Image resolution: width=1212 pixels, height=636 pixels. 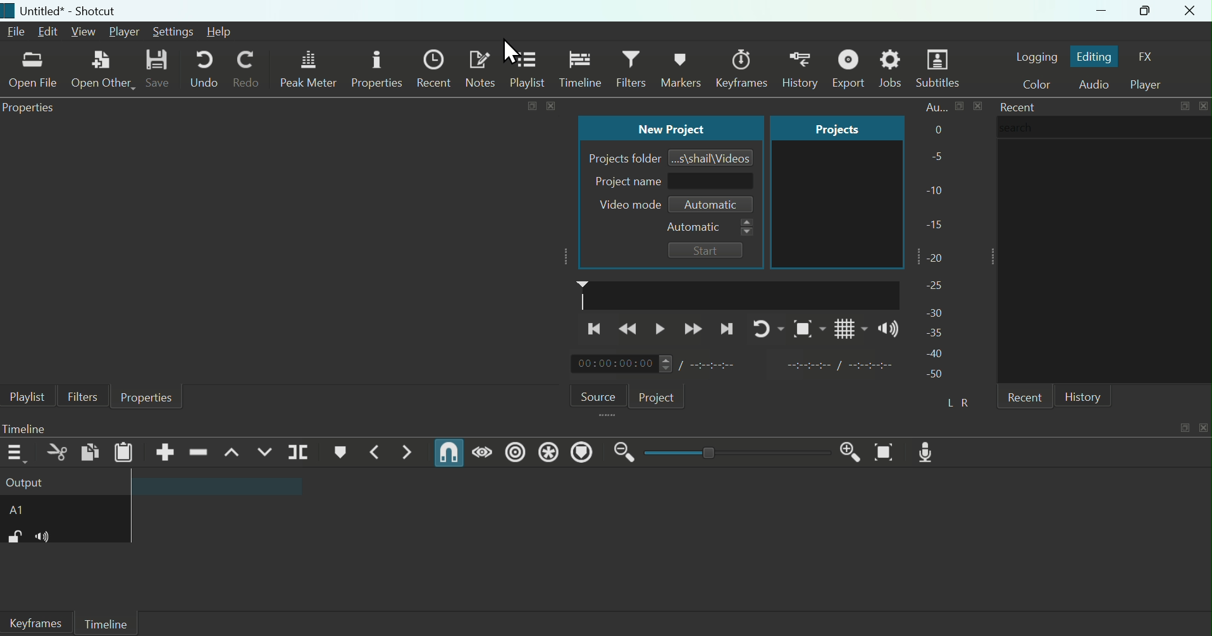 What do you see at coordinates (309, 69) in the screenshot?
I see `Peak Meter` at bounding box center [309, 69].